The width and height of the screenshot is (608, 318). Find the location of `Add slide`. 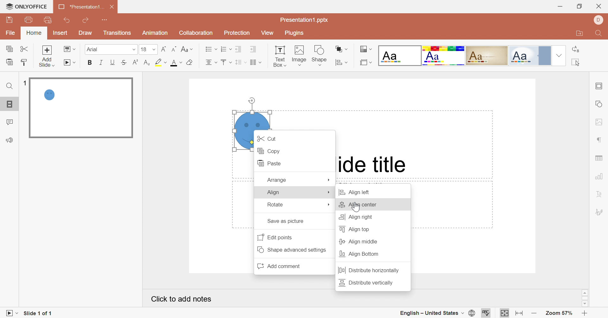

Add slide is located at coordinates (47, 50).